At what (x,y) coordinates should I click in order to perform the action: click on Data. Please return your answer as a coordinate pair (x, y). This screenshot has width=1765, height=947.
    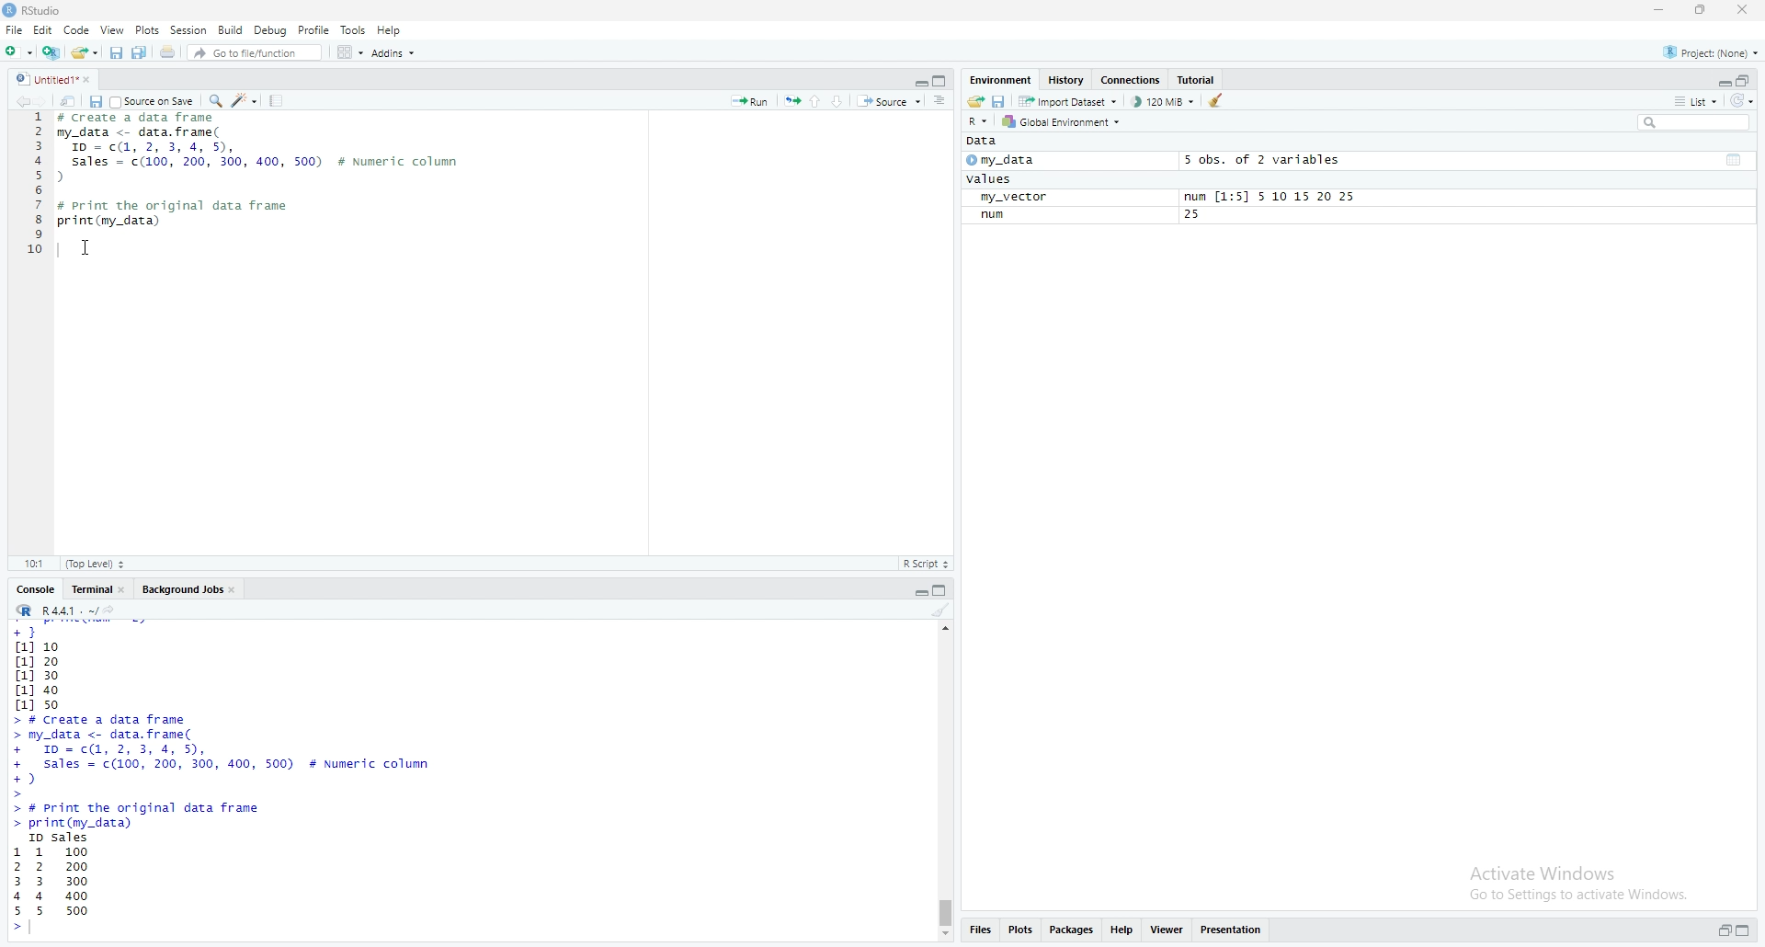
    Looking at the image, I should click on (984, 143).